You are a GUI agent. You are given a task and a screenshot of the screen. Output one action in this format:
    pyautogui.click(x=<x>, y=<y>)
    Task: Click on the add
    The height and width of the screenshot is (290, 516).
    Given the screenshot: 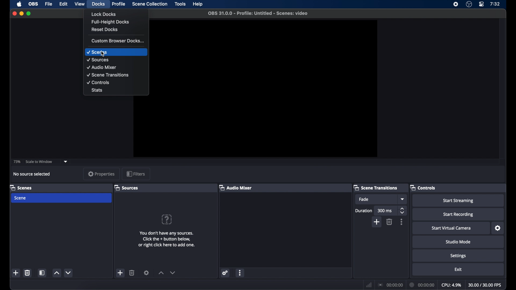 What is the action you would take?
    pyautogui.click(x=120, y=273)
    